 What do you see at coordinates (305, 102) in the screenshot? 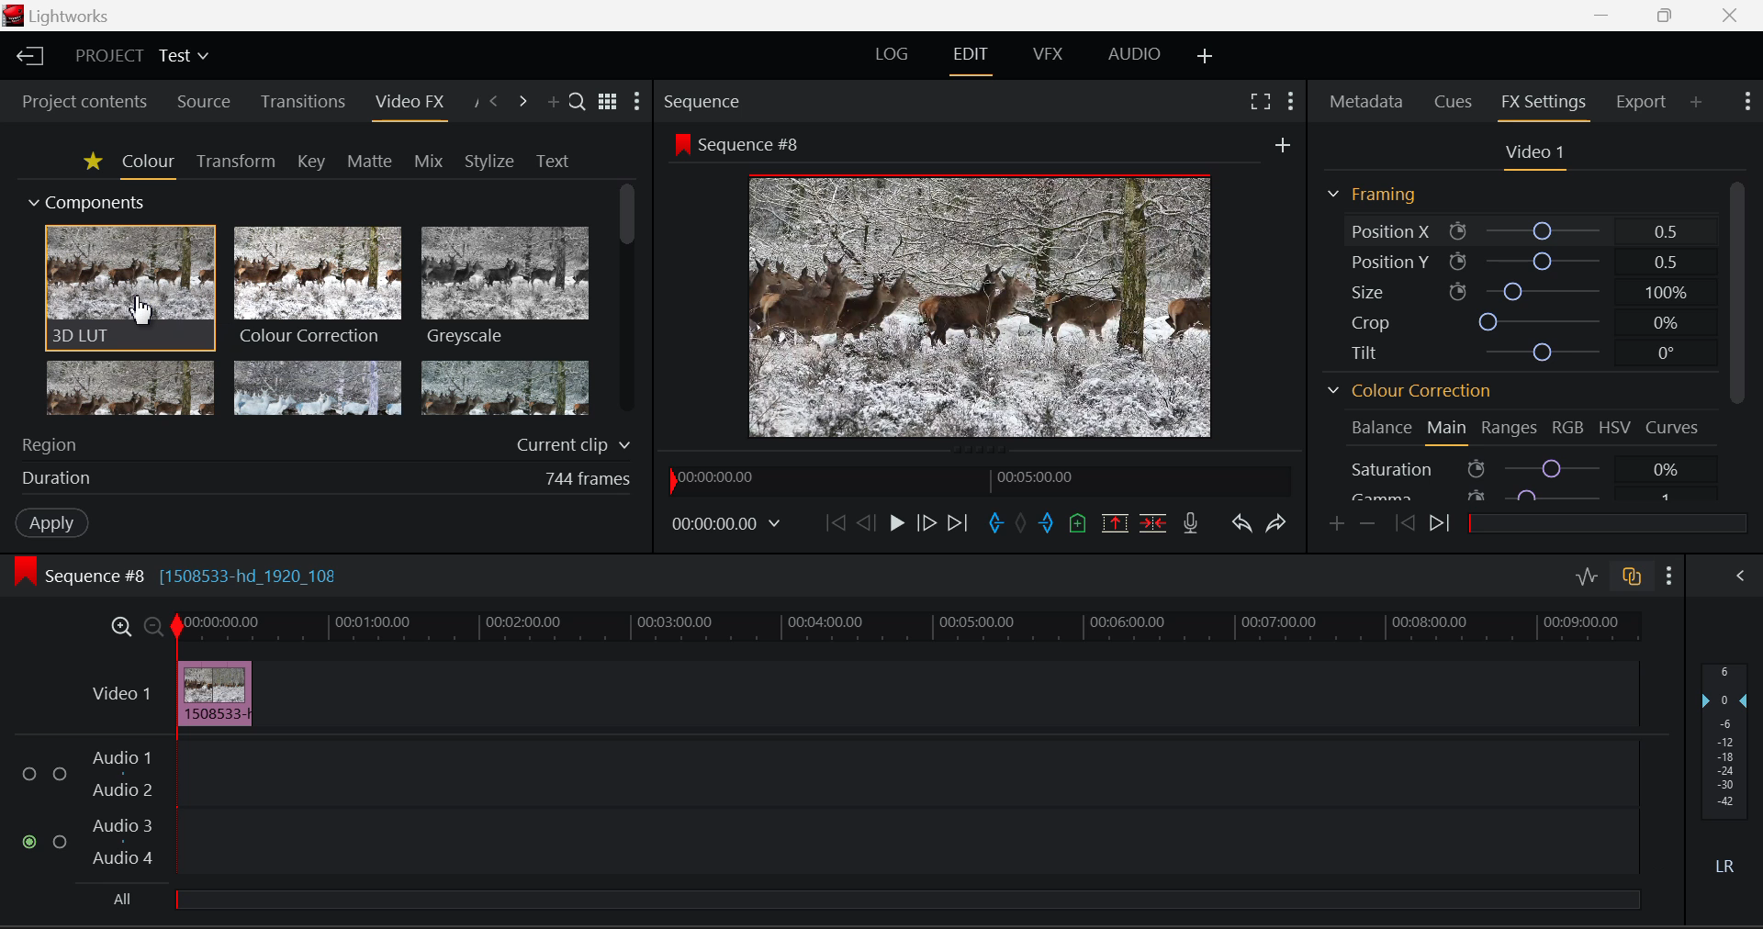
I see `Transitions` at bounding box center [305, 102].